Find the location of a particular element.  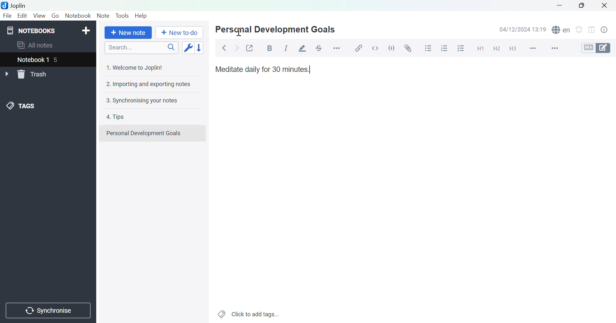

Synchronise is located at coordinates (48, 311).